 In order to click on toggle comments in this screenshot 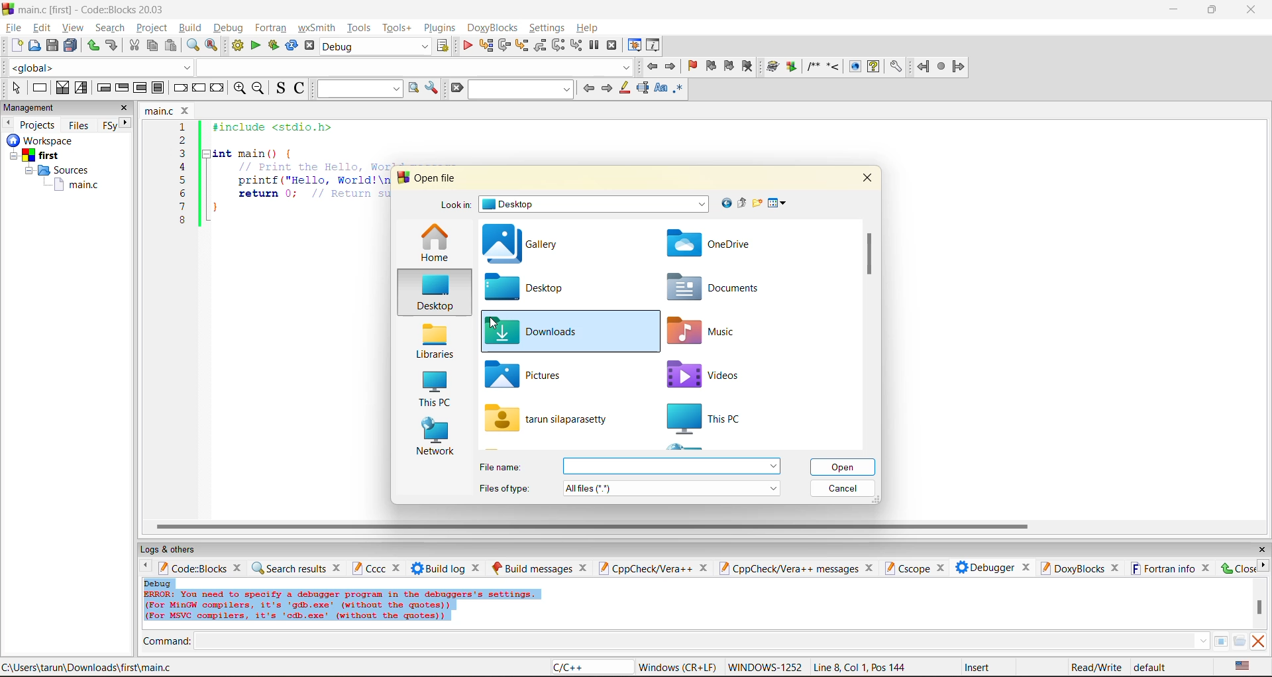, I will do `click(301, 87)`.